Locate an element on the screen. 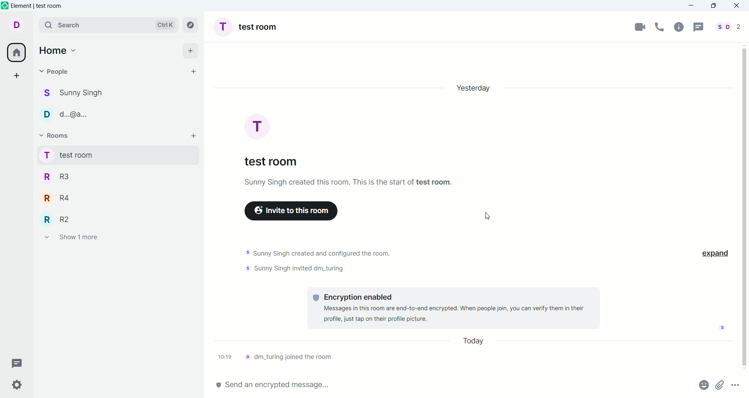  scroll down is located at coordinates (744, 368).